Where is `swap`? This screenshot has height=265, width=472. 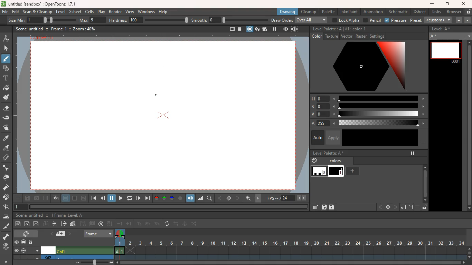 swap is located at coordinates (177, 224).